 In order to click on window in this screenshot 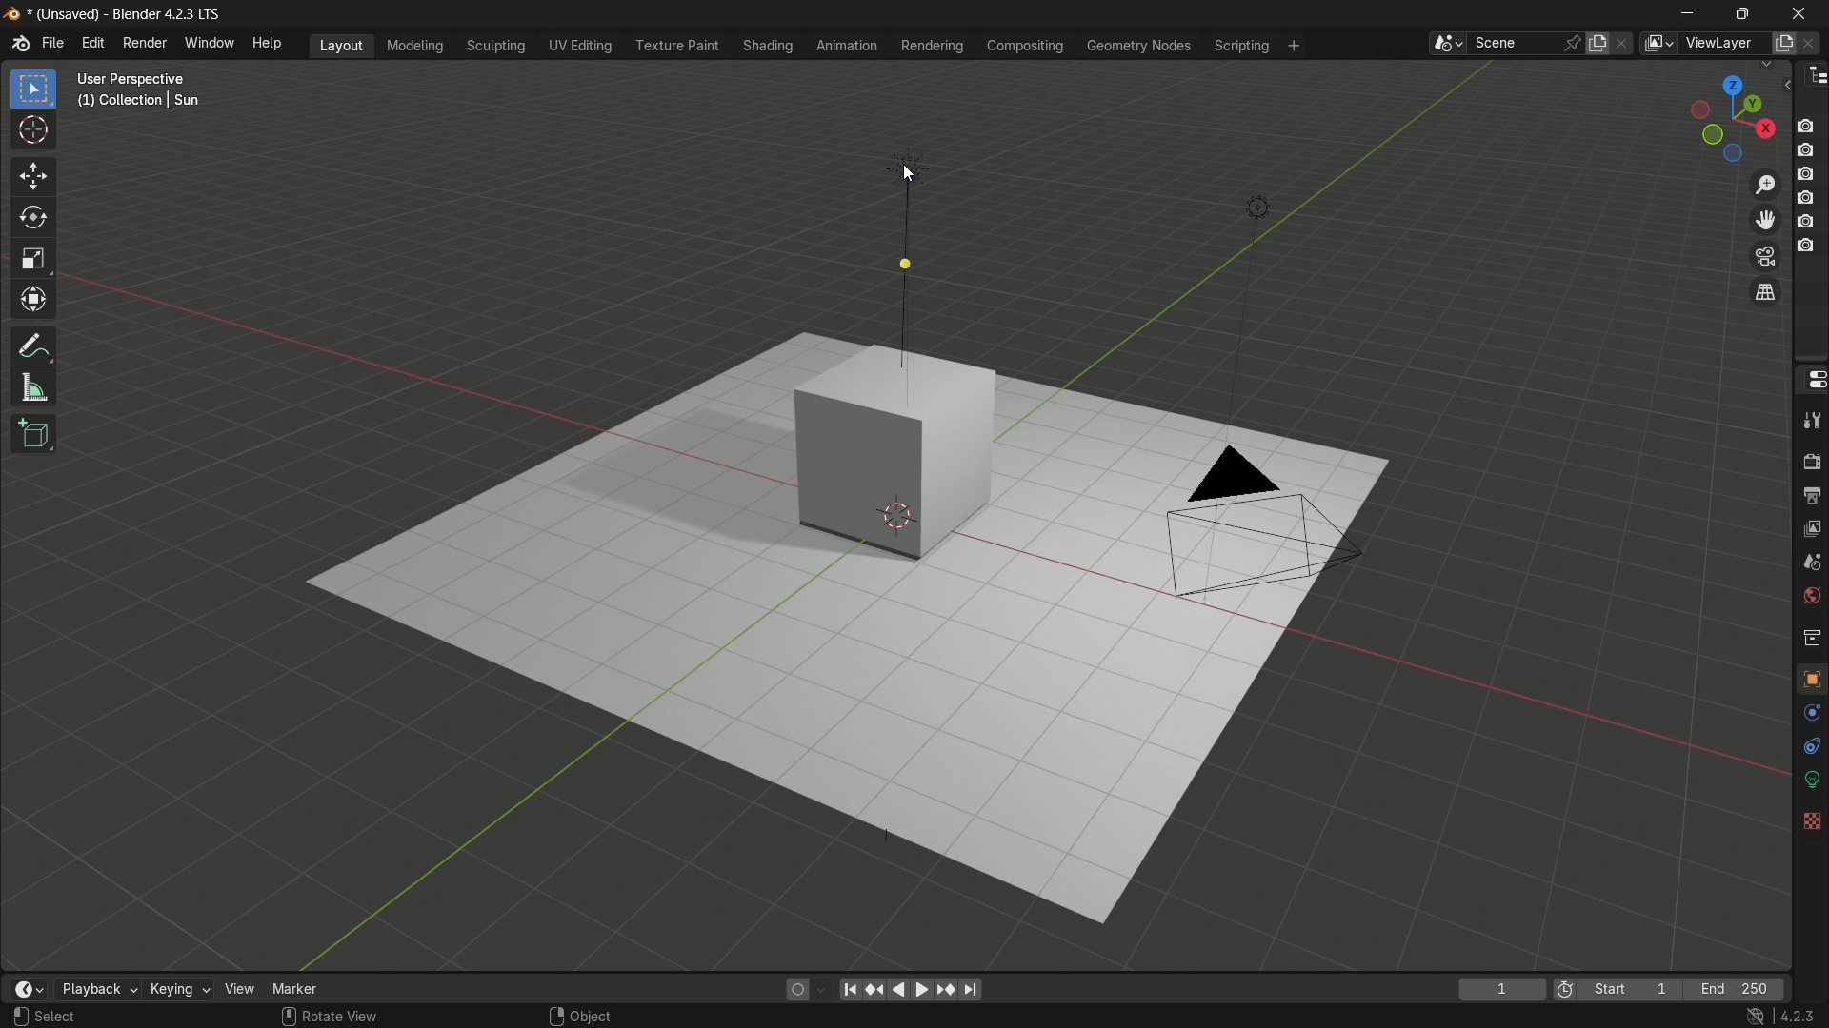, I will do `click(211, 45)`.